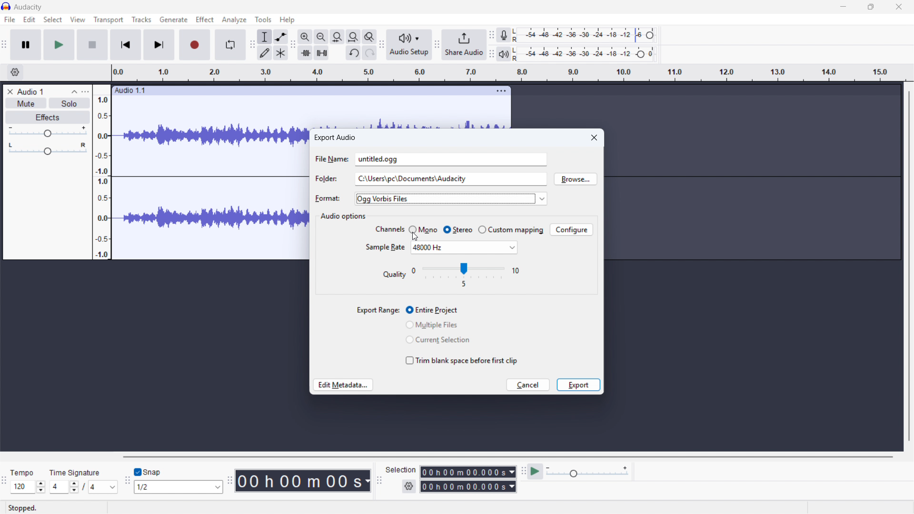 The height and width of the screenshot is (514, 914). What do you see at coordinates (264, 36) in the screenshot?
I see `Selection tool ` at bounding box center [264, 36].